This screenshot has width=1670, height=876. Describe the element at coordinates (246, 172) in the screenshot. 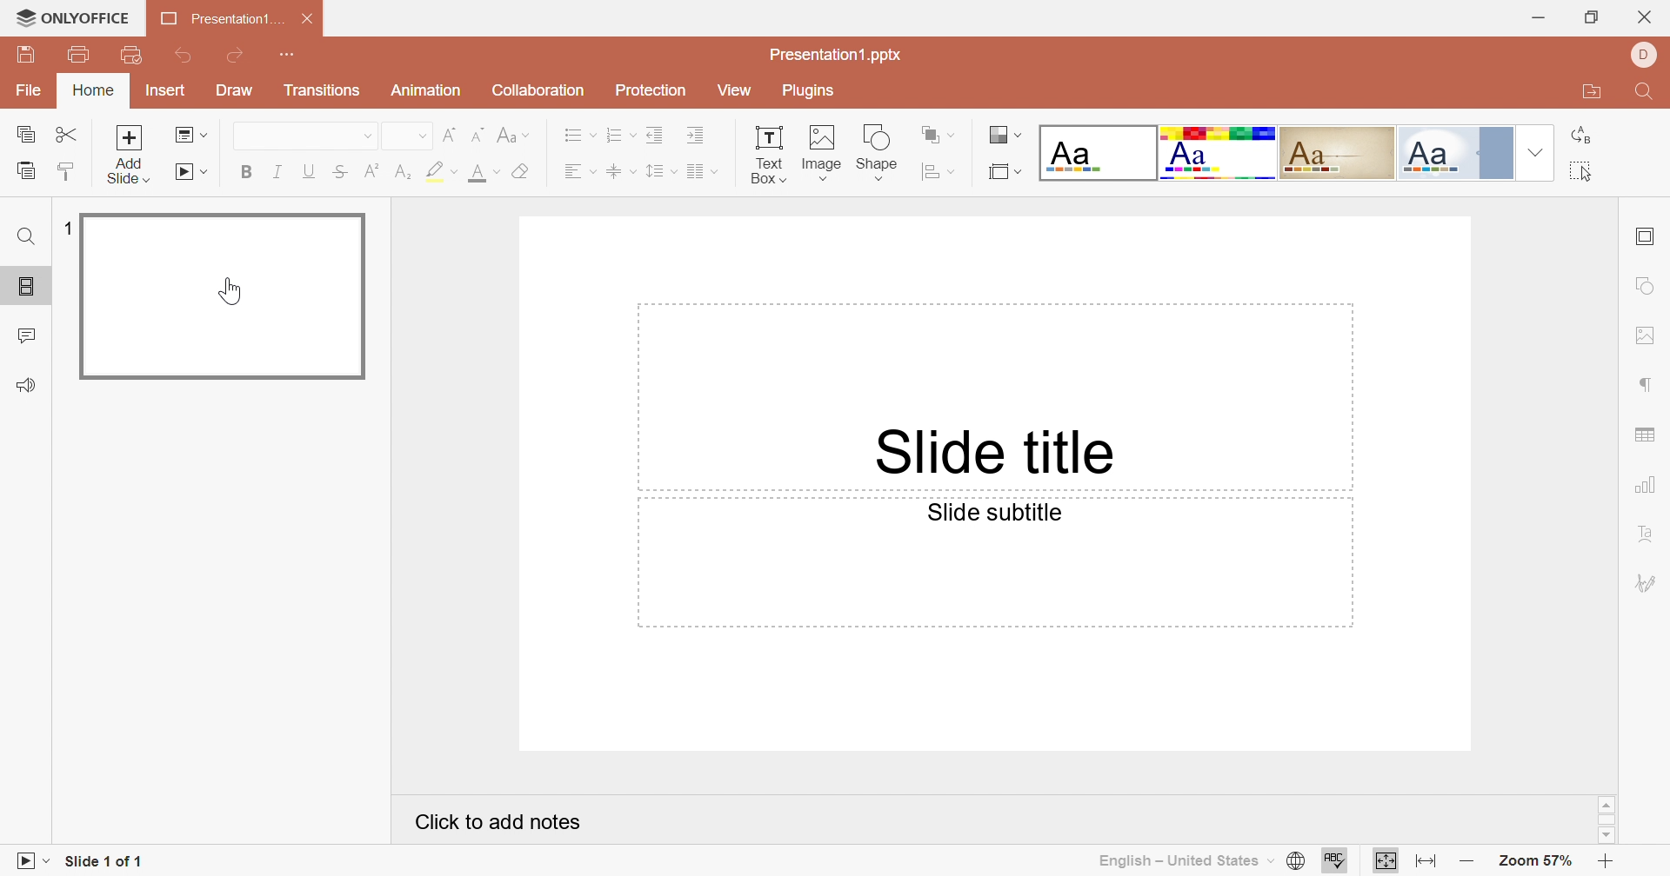

I see `Bold` at that location.